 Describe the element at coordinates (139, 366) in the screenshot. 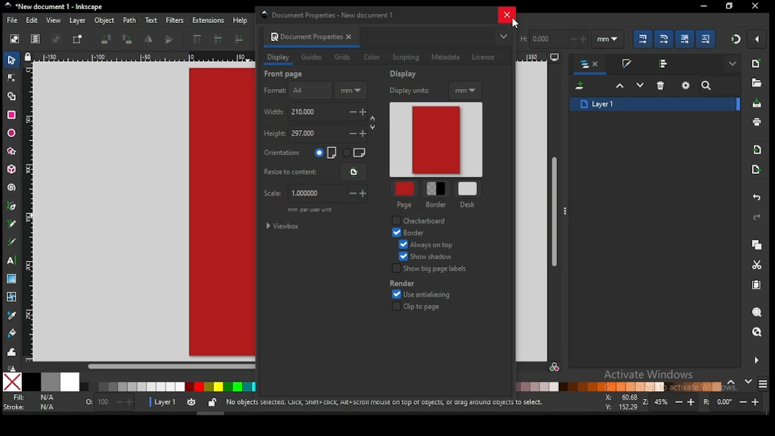

I see `scroll bar` at that location.